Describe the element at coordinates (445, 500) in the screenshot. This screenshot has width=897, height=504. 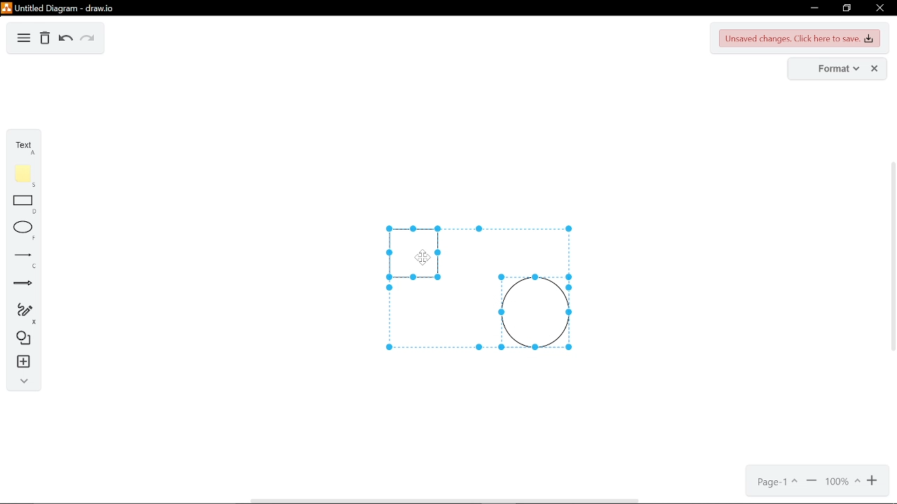
I see `horizontal scrollbar` at that location.